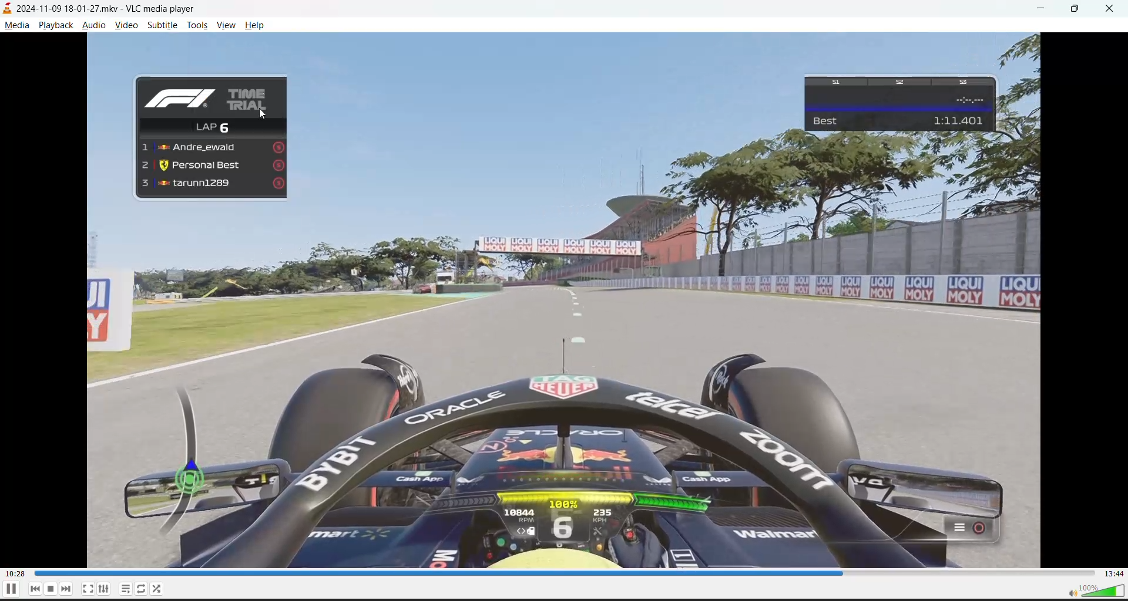 This screenshot has width=1128, height=601. I want to click on minimize, so click(1045, 9).